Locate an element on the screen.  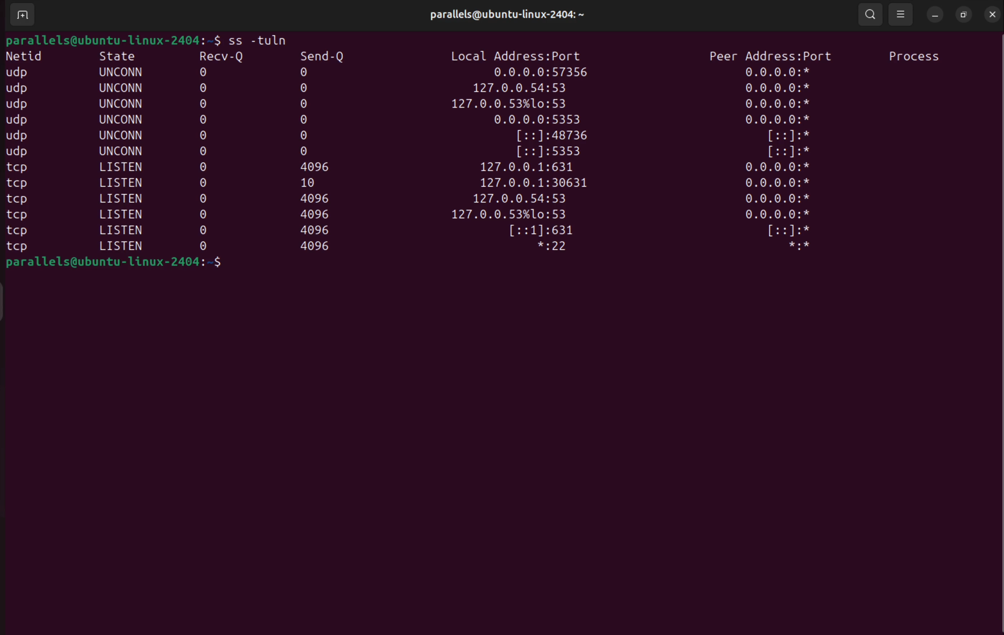
view options is located at coordinates (902, 14).